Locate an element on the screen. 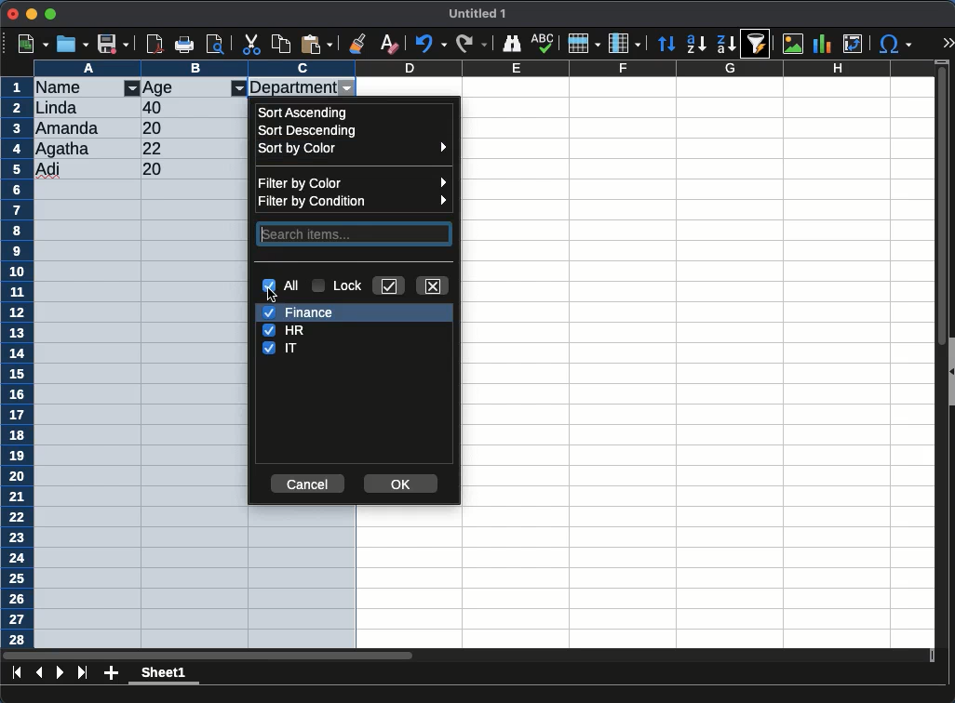 The image size is (955, 703). amanda is located at coordinates (69, 127).